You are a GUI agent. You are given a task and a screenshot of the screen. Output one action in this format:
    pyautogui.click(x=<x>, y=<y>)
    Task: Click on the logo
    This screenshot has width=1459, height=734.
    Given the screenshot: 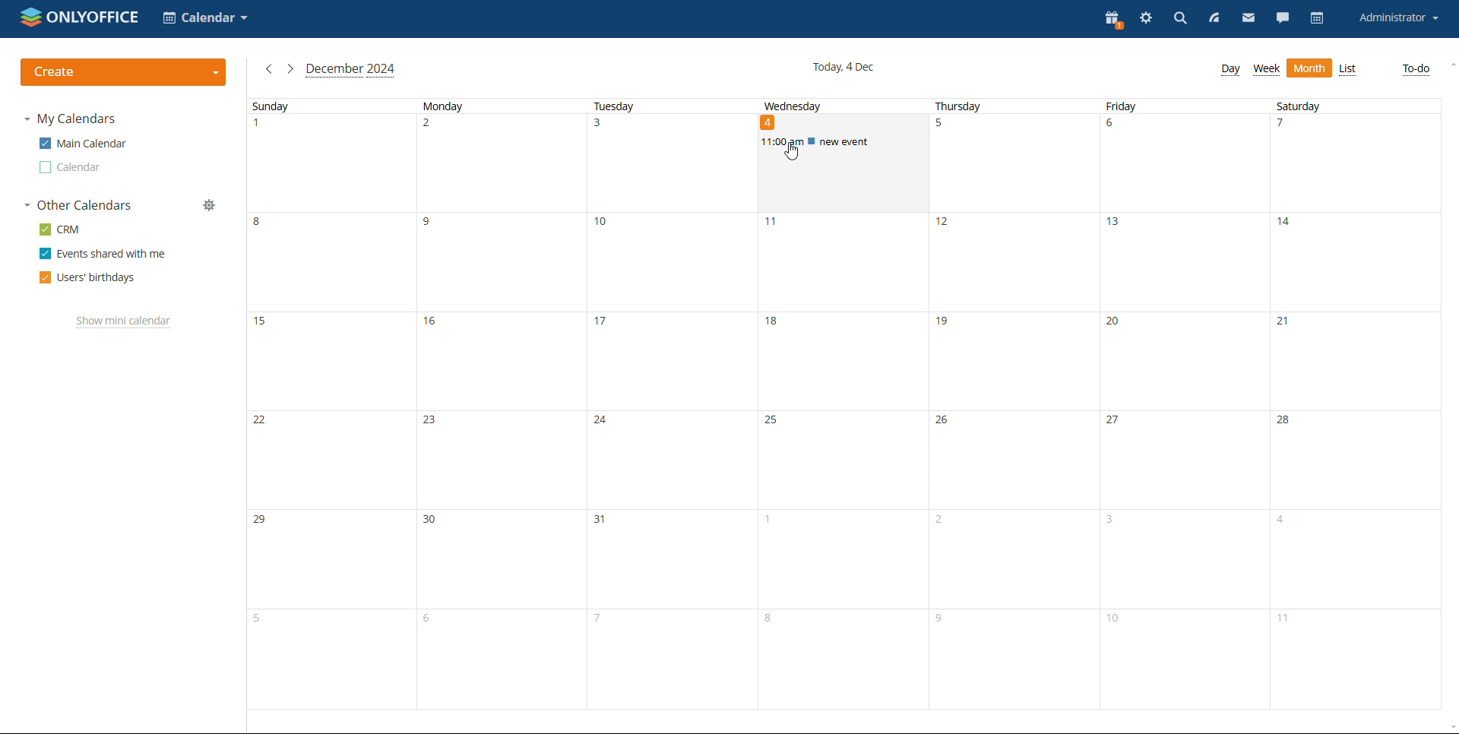 What is the action you would take?
    pyautogui.click(x=80, y=17)
    